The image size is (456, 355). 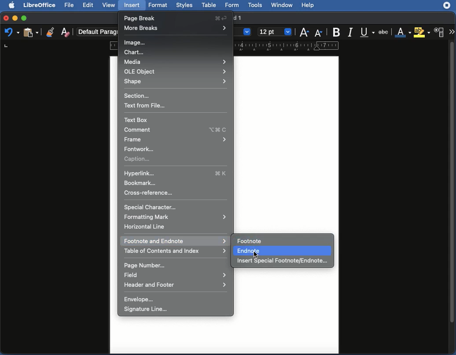 What do you see at coordinates (439, 33) in the screenshot?
I see `Character` at bounding box center [439, 33].